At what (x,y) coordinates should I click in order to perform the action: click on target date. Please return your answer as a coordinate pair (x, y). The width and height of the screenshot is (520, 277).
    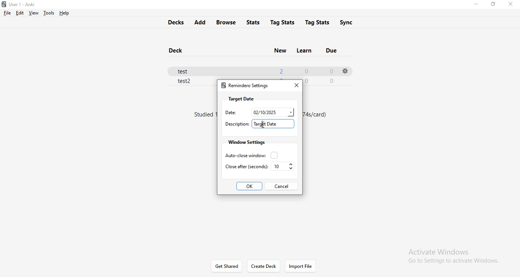
    Looking at the image, I should click on (241, 99).